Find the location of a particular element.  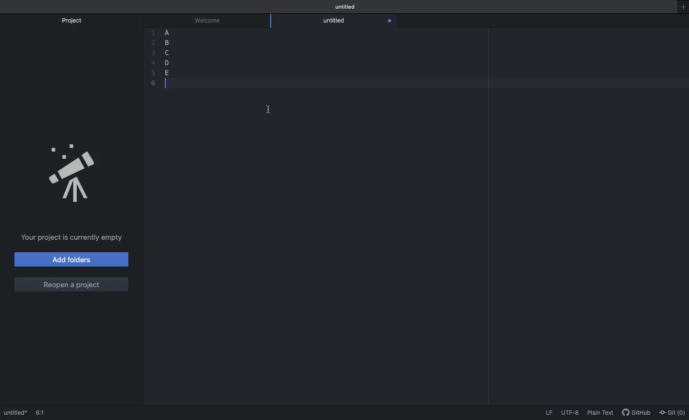

LF is located at coordinates (549, 414).